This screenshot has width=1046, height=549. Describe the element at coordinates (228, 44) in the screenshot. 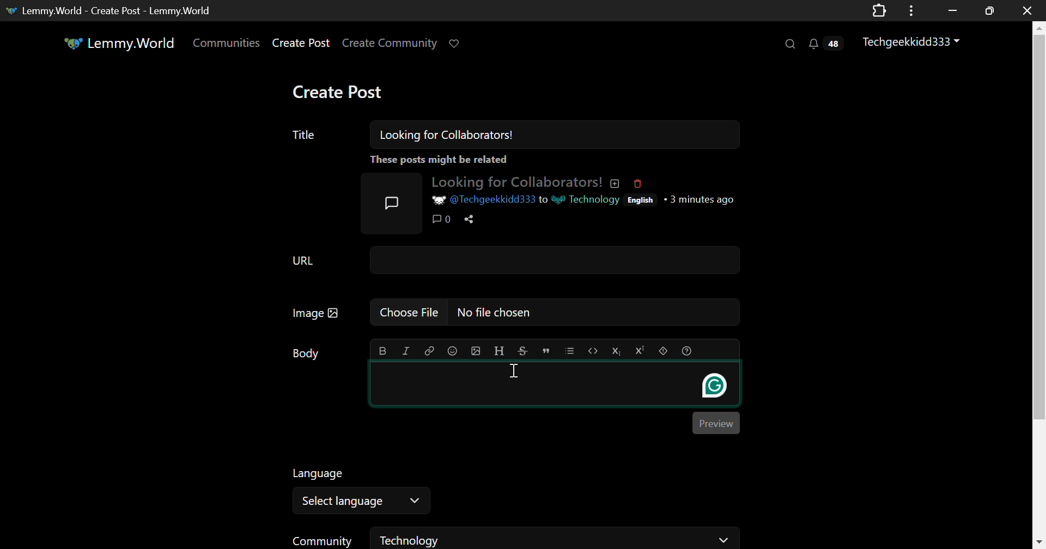

I see `Communities` at that location.